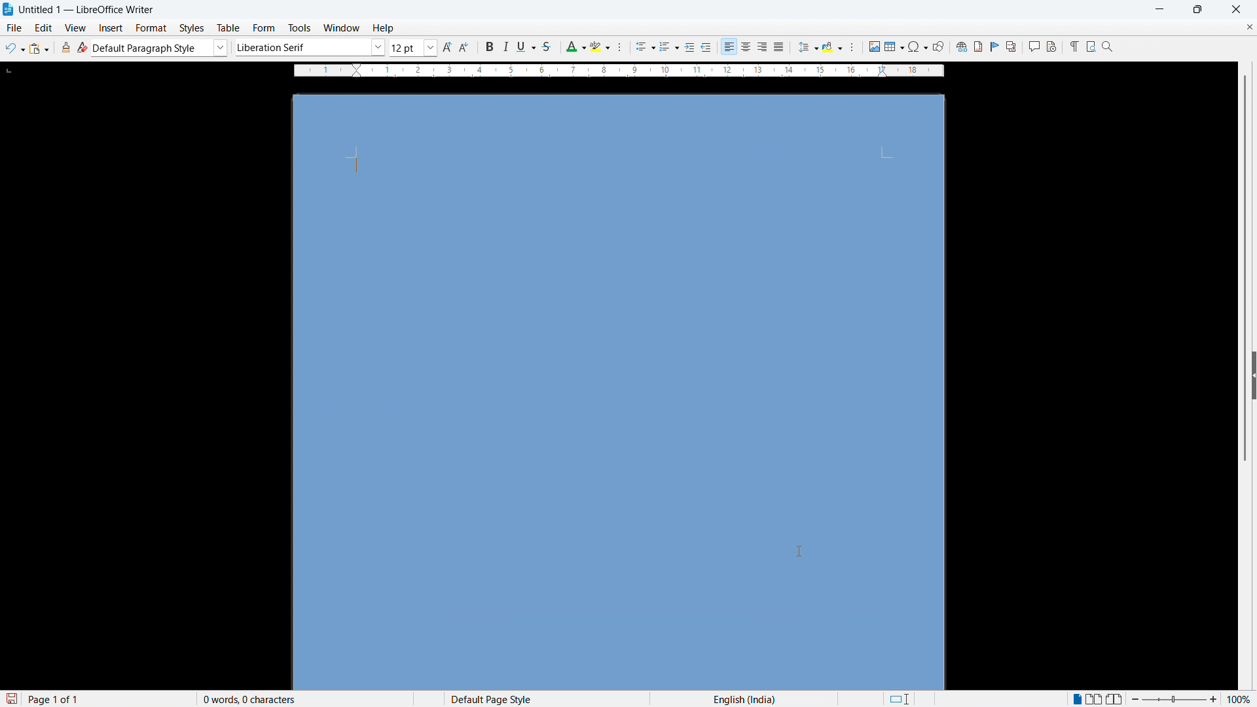 The width and height of the screenshot is (1257, 707). I want to click on Background colour , so click(833, 47).